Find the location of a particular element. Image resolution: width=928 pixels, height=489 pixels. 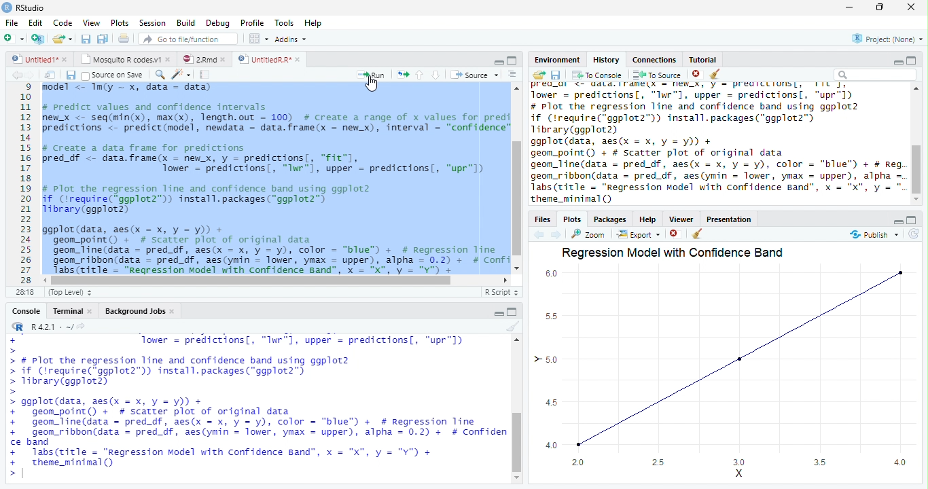

11121311s161718192021223225262728 is located at coordinates (26, 189).